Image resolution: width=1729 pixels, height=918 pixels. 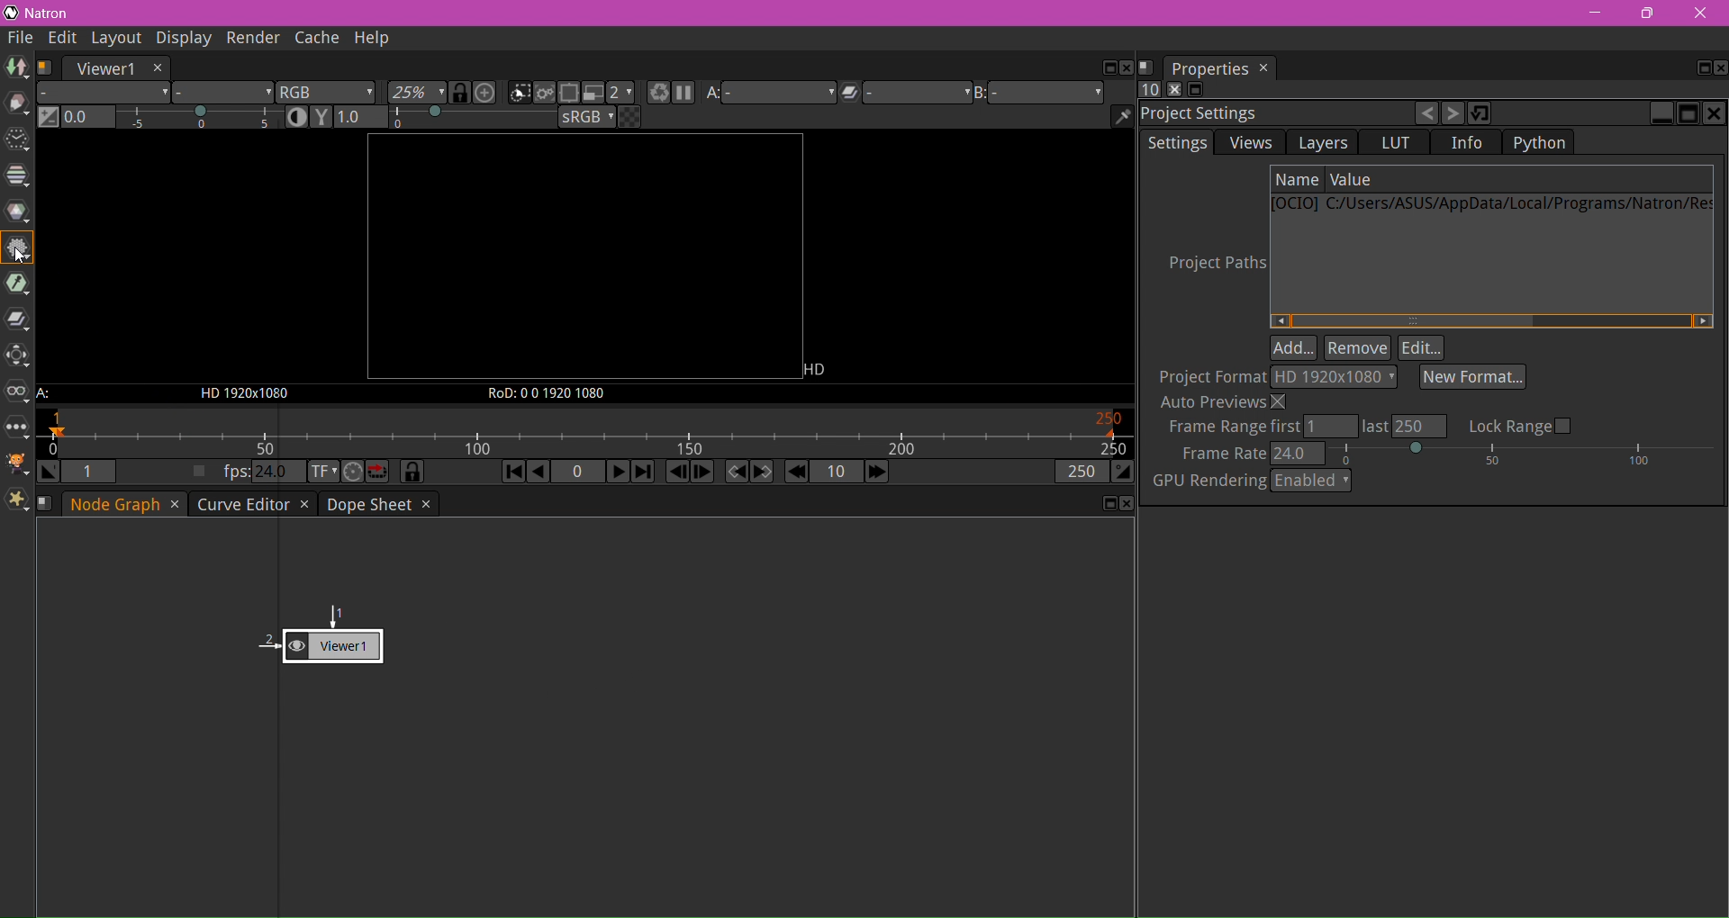 I want to click on Behavior to adopt when the playback hit the end of the range, so click(x=378, y=472).